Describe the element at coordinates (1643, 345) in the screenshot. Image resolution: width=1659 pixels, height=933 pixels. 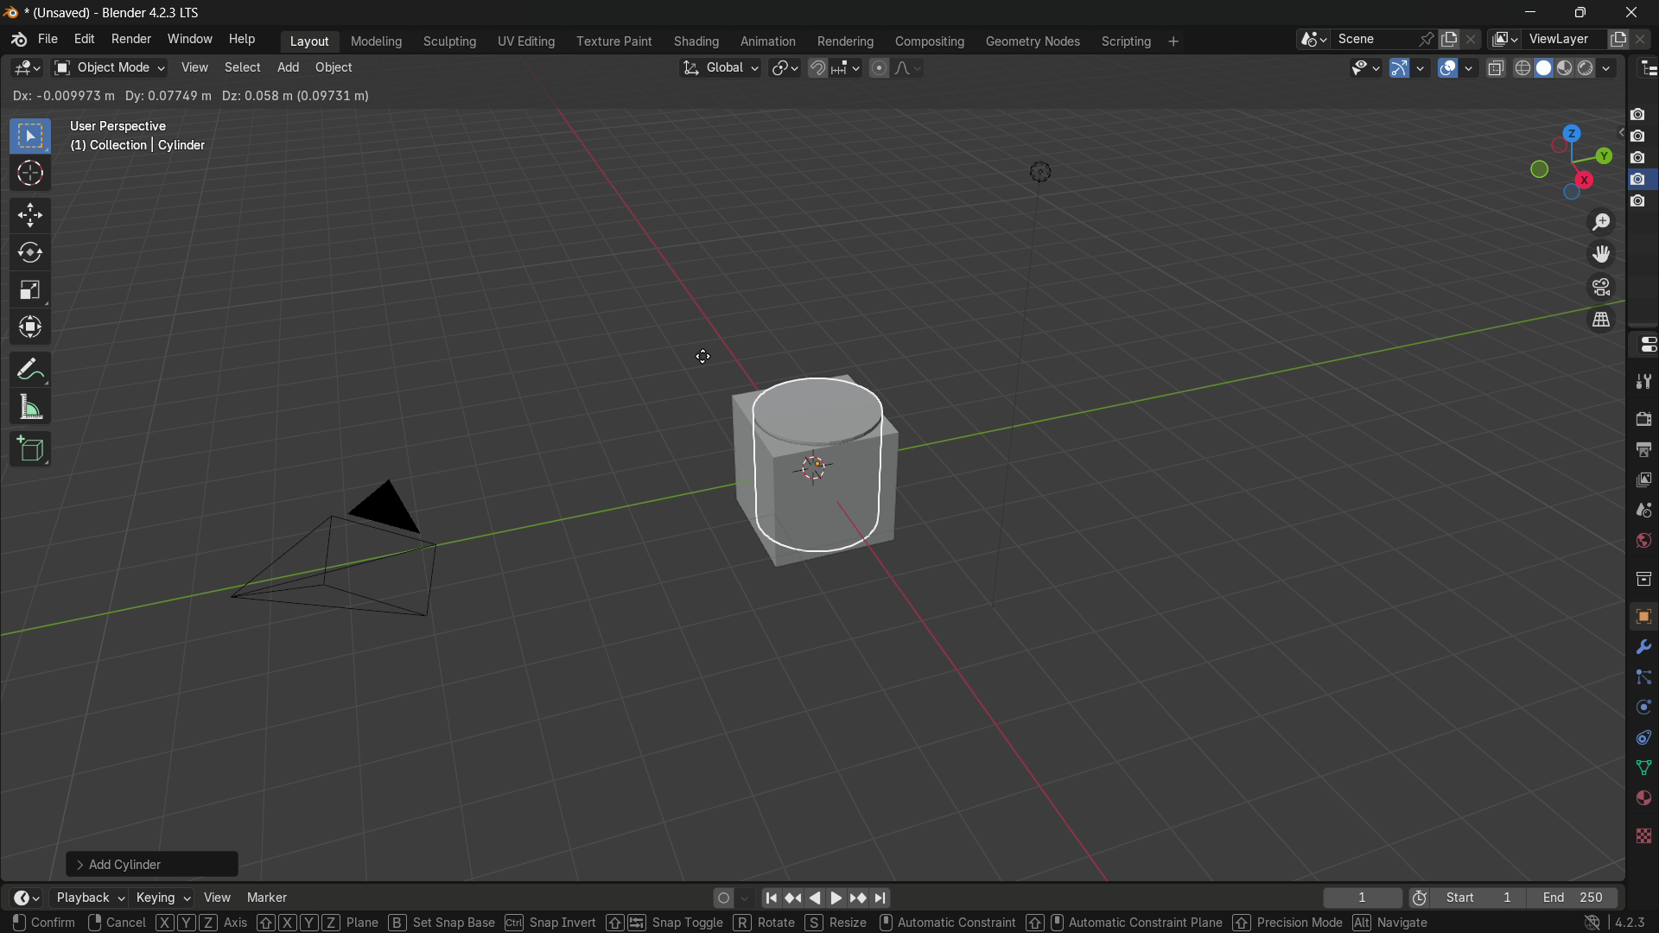
I see `properties` at that location.